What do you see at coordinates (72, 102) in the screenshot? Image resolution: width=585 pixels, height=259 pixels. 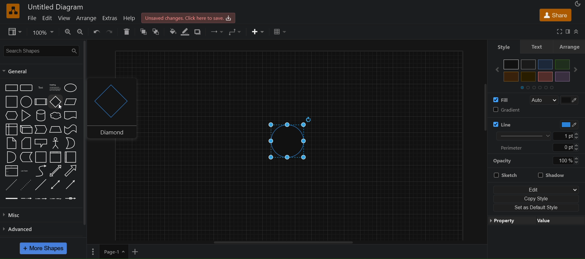 I see `parallelogram` at bounding box center [72, 102].